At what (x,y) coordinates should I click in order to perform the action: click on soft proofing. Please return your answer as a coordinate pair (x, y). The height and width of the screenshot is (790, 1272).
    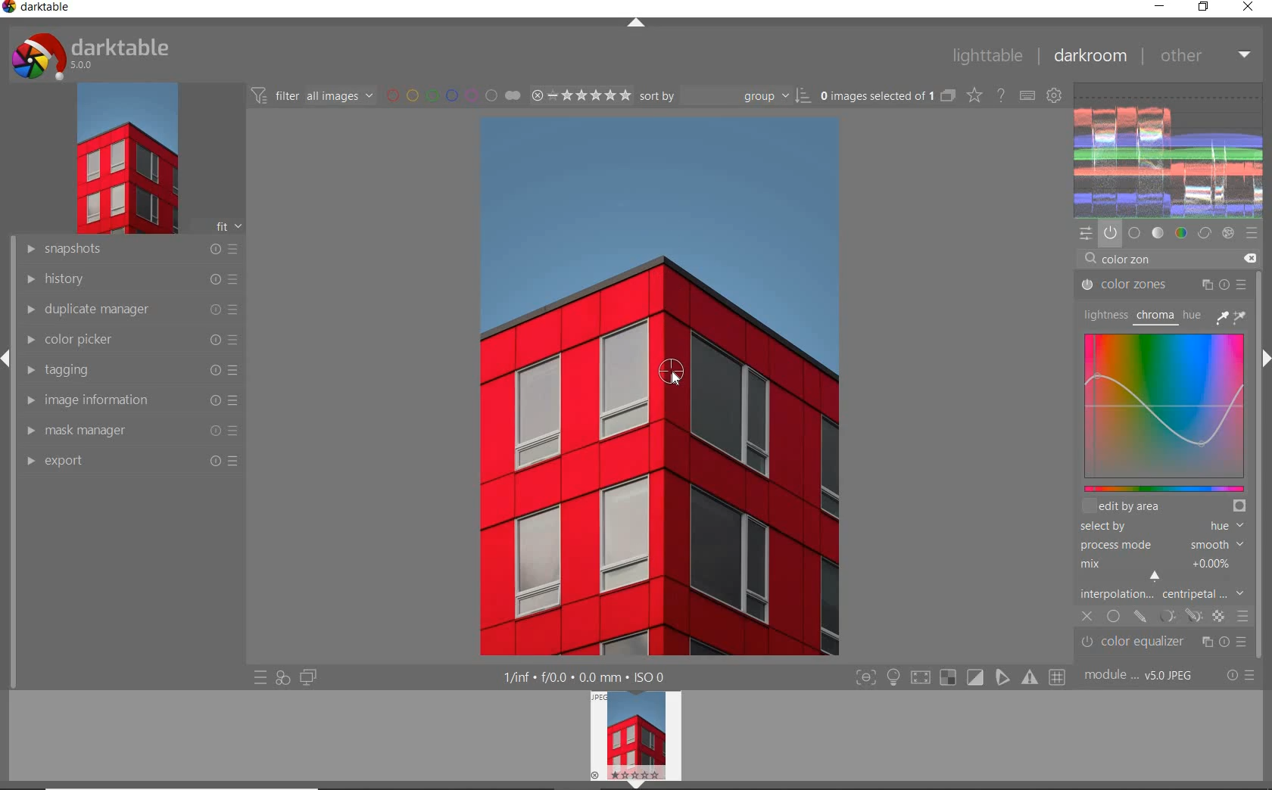
    Looking at the image, I should click on (976, 677).